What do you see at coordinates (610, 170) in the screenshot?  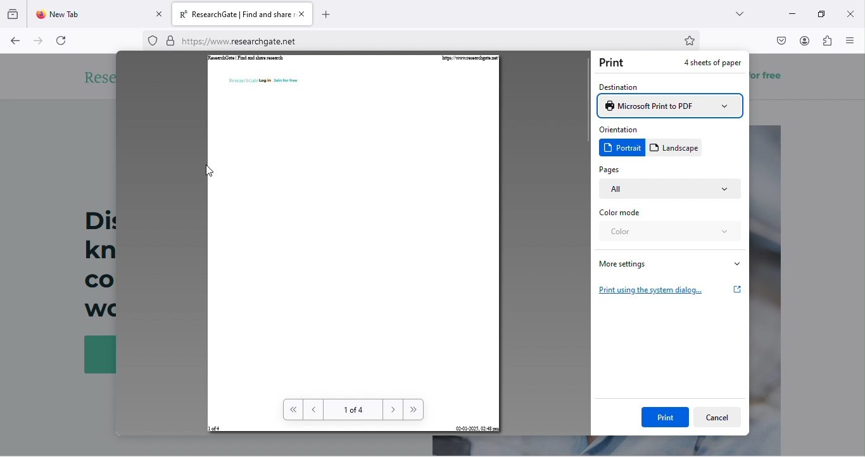 I see `pages` at bounding box center [610, 170].